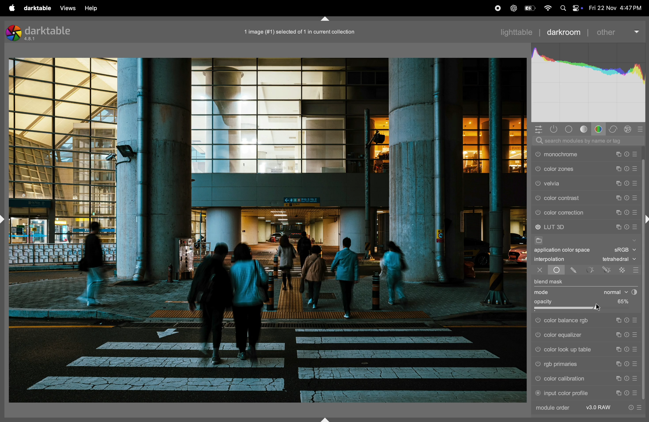  Describe the element at coordinates (538, 213) in the screenshot. I see `color correction switched off` at that location.